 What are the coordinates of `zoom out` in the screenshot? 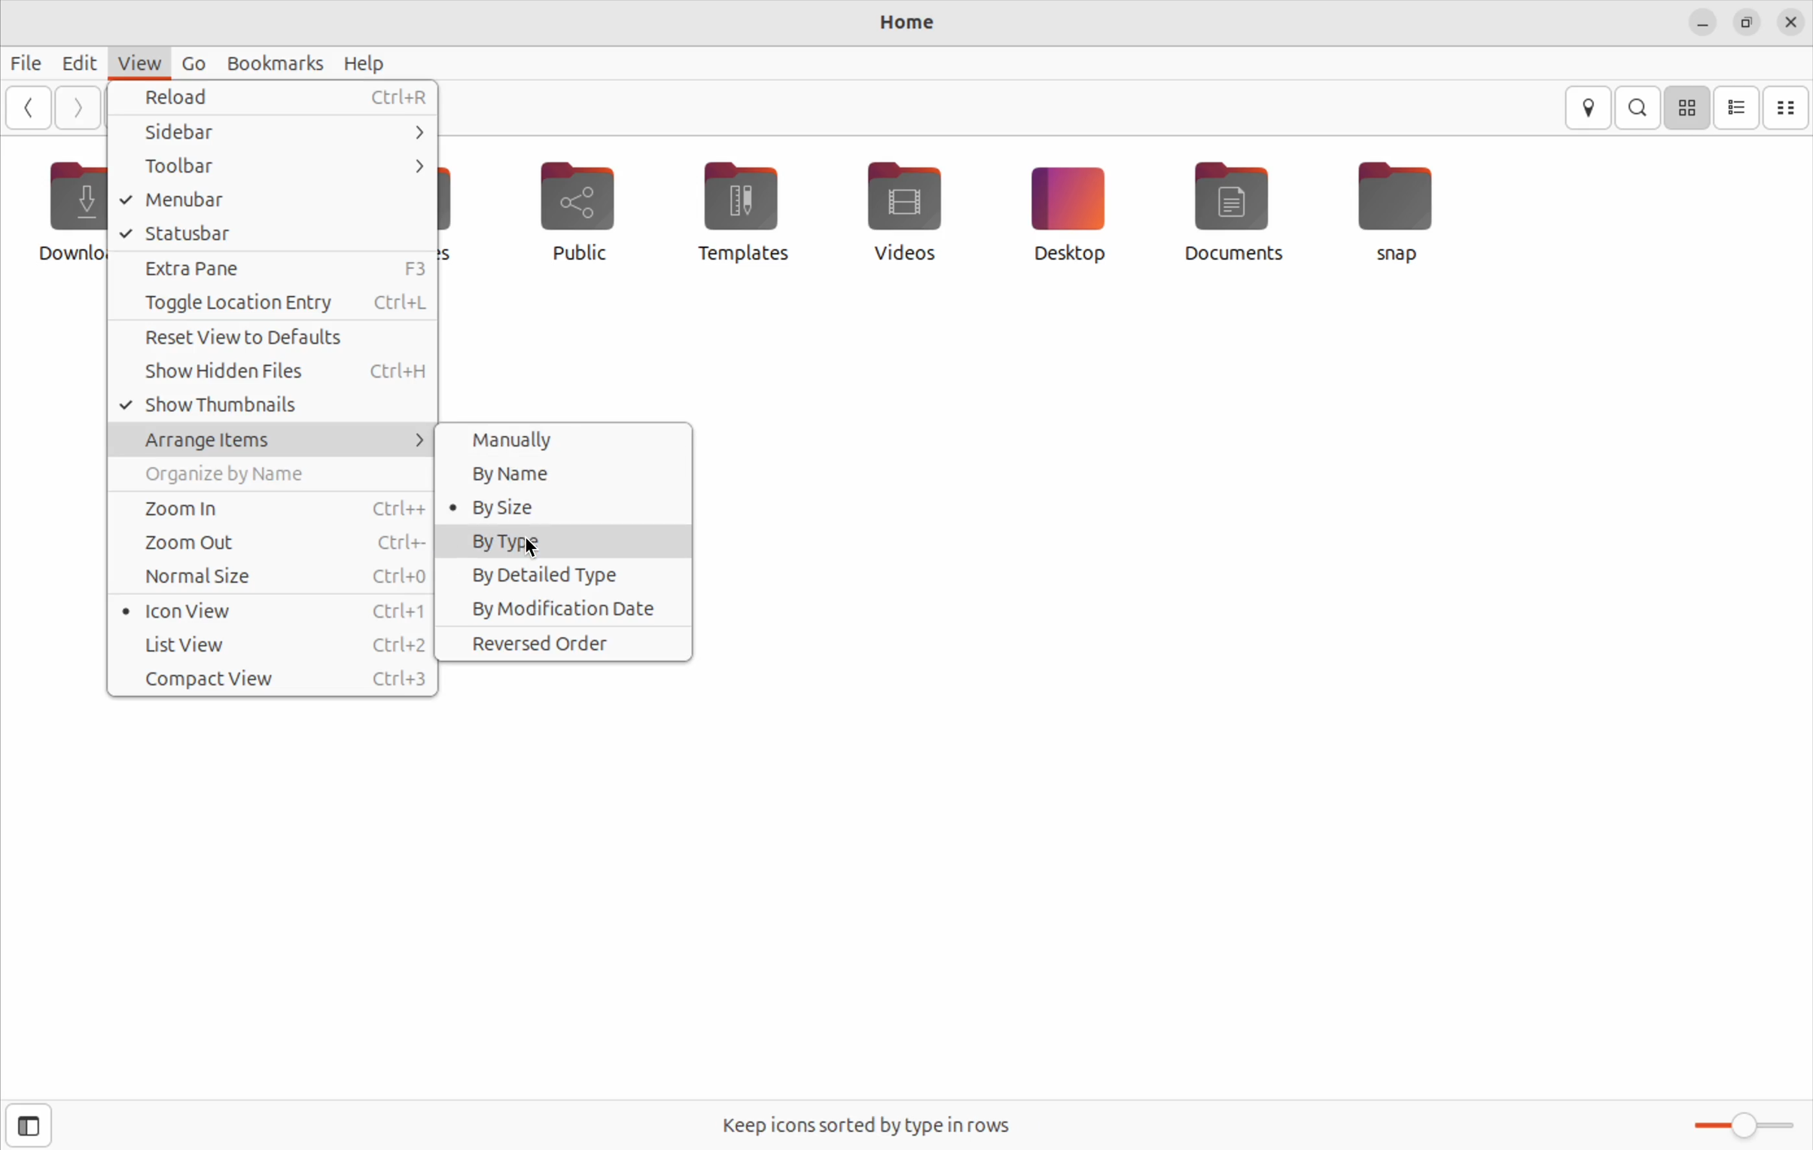 It's located at (275, 541).